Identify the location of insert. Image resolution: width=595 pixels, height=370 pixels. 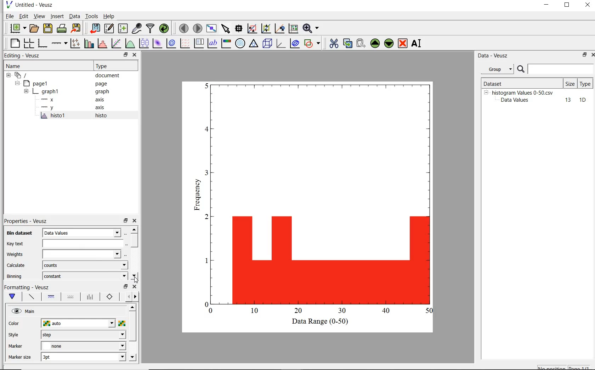
(57, 16).